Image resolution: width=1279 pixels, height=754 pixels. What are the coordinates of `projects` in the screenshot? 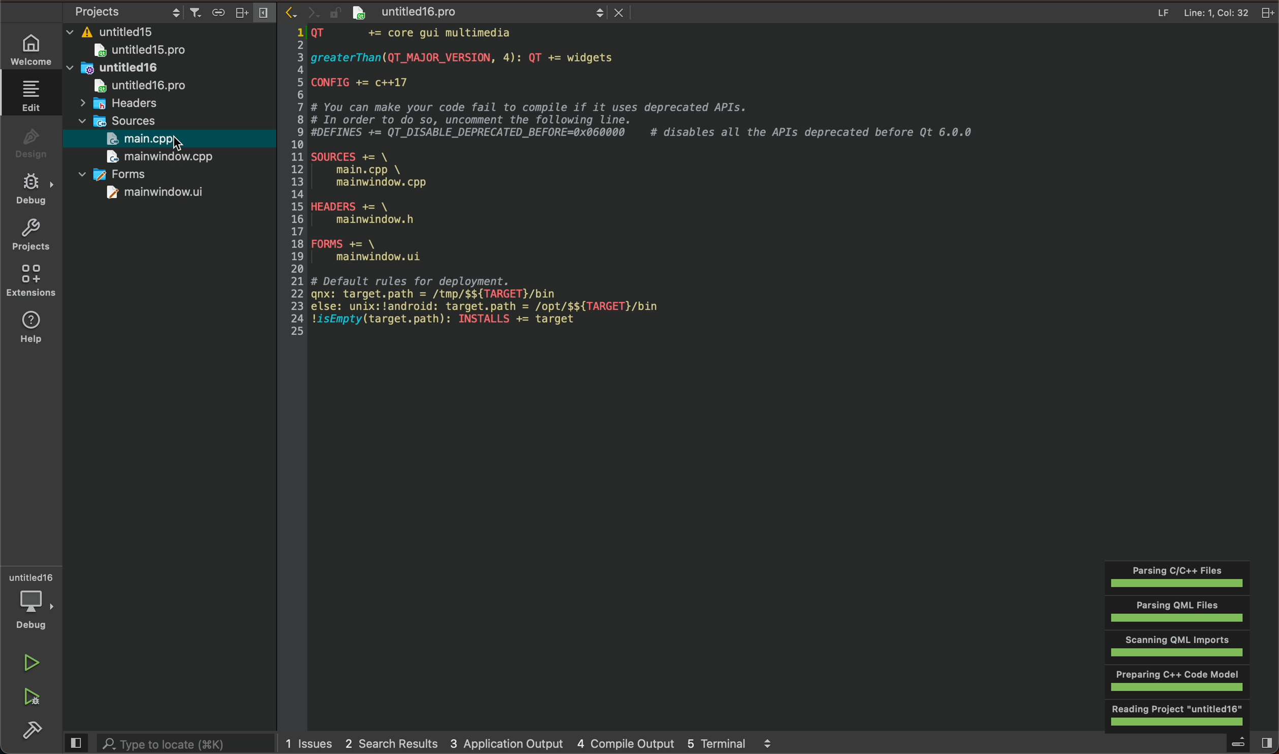 It's located at (36, 238).